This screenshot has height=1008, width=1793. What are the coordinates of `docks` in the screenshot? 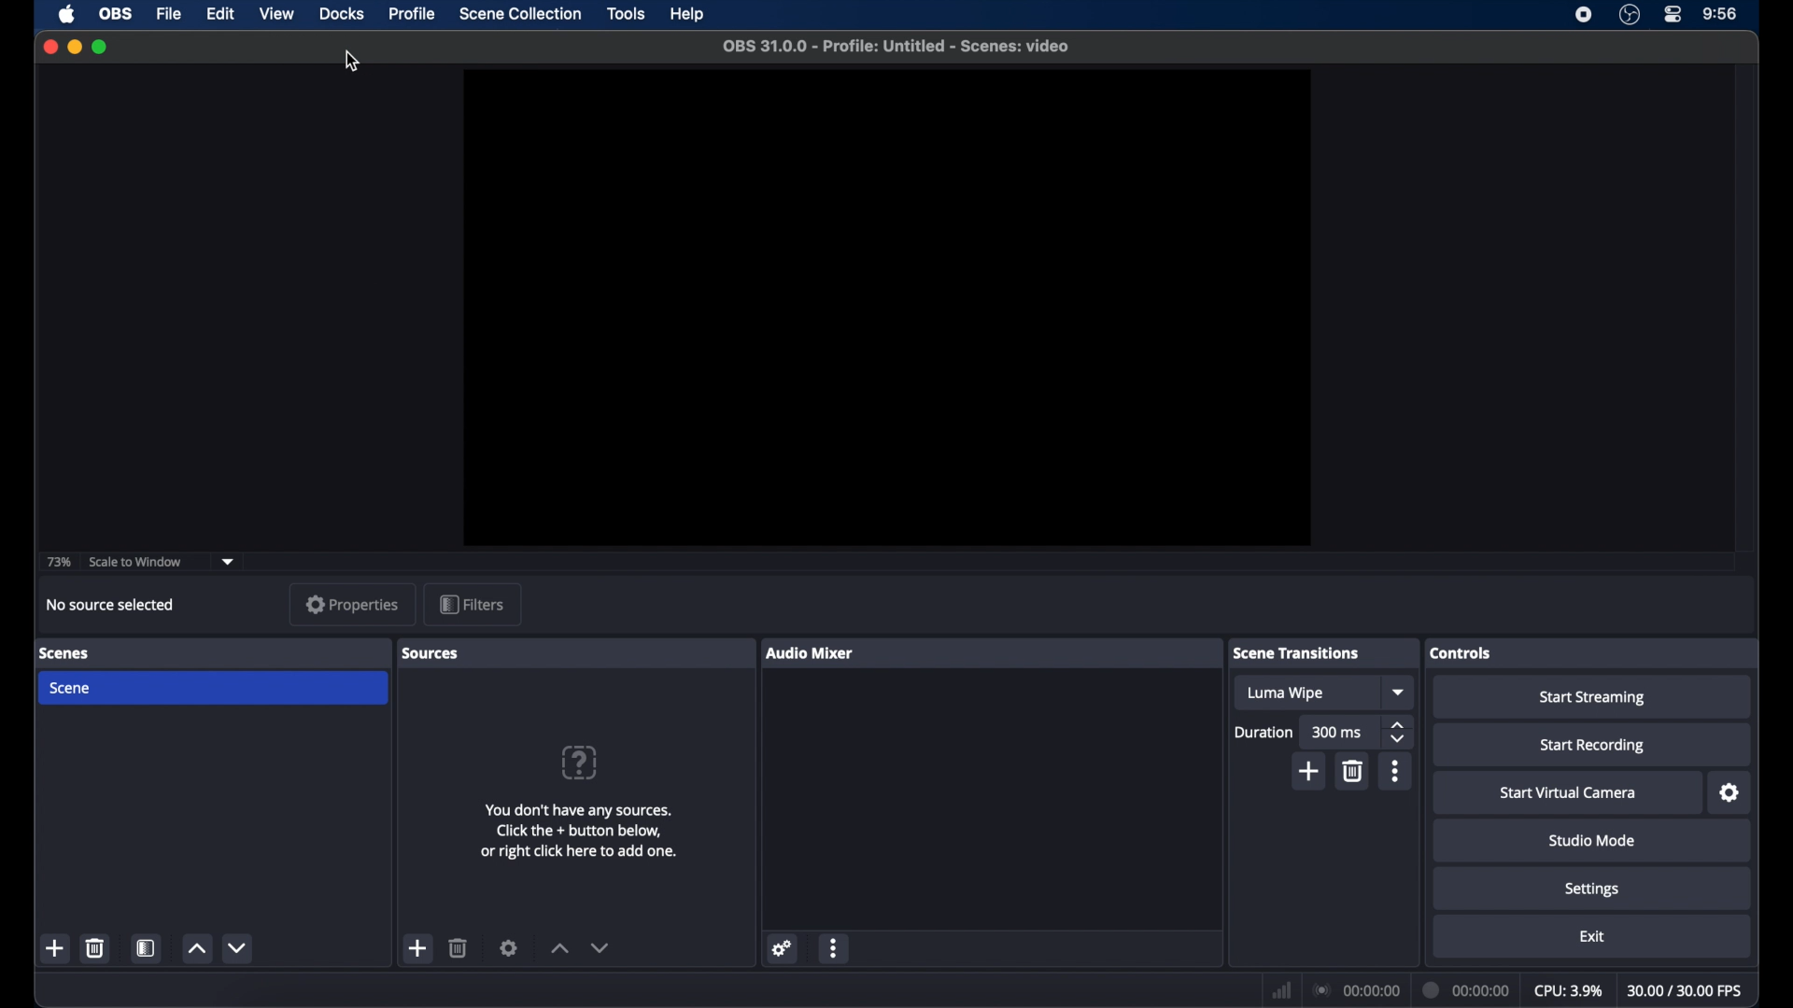 It's located at (341, 14).